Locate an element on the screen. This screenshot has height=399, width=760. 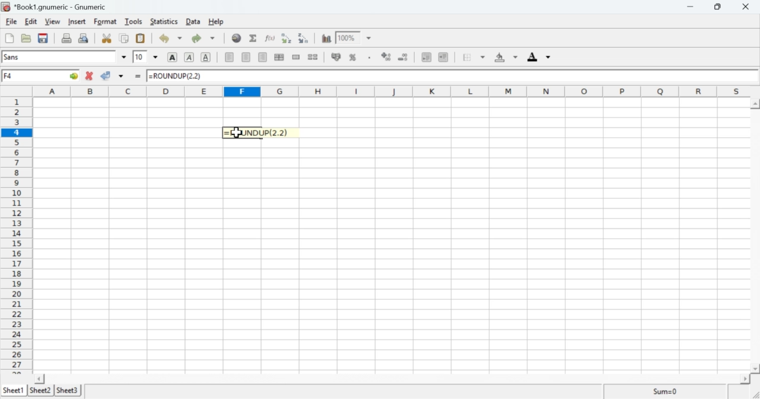
Foreground is located at coordinates (537, 56).